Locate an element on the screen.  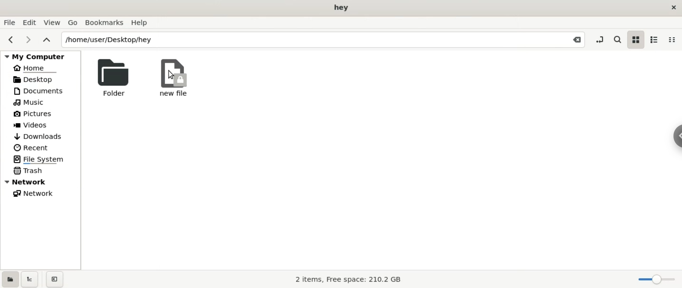
Edit is located at coordinates (30, 22).